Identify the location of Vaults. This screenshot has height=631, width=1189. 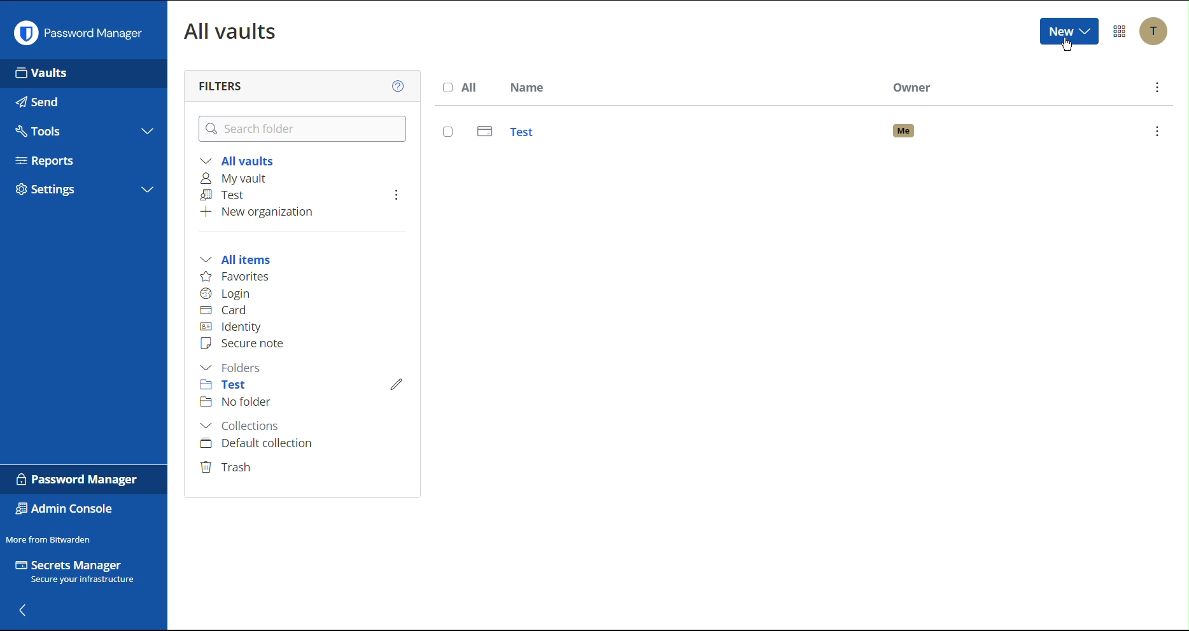
(81, 73).